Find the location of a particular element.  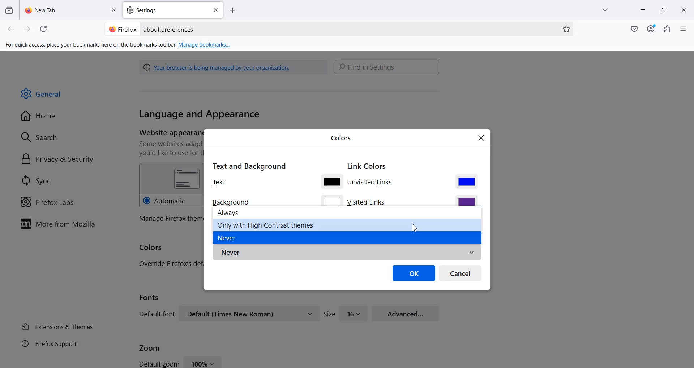

DropDown Box is located at coordinates (607, 10).